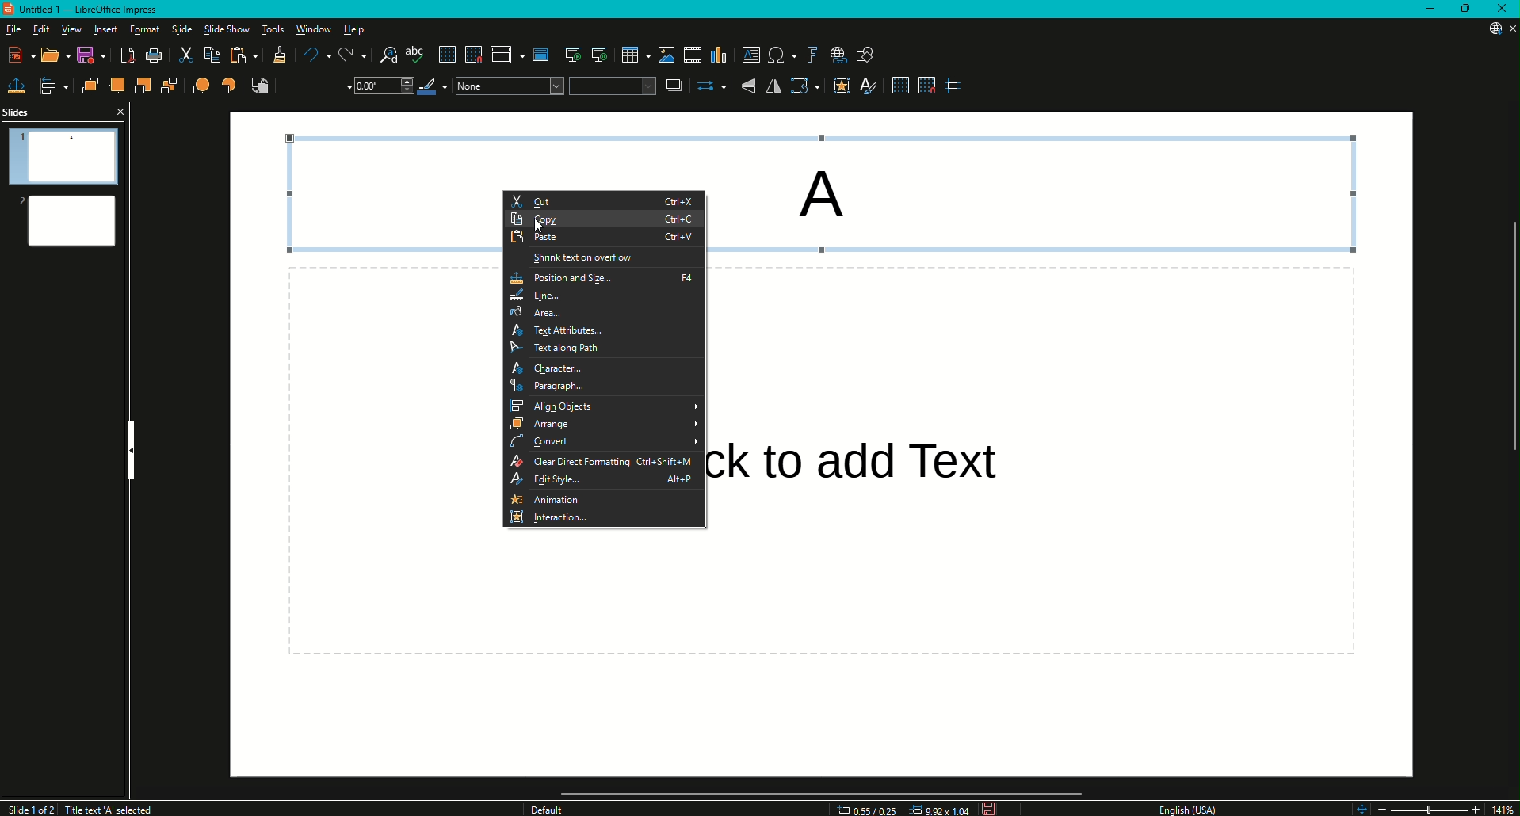 The height and width of the screenshot is (816, 1520). What do you see at coordinates (278, 55) in the screenshot?
I see `Clone Formatting` at bounding box center [278, 55].